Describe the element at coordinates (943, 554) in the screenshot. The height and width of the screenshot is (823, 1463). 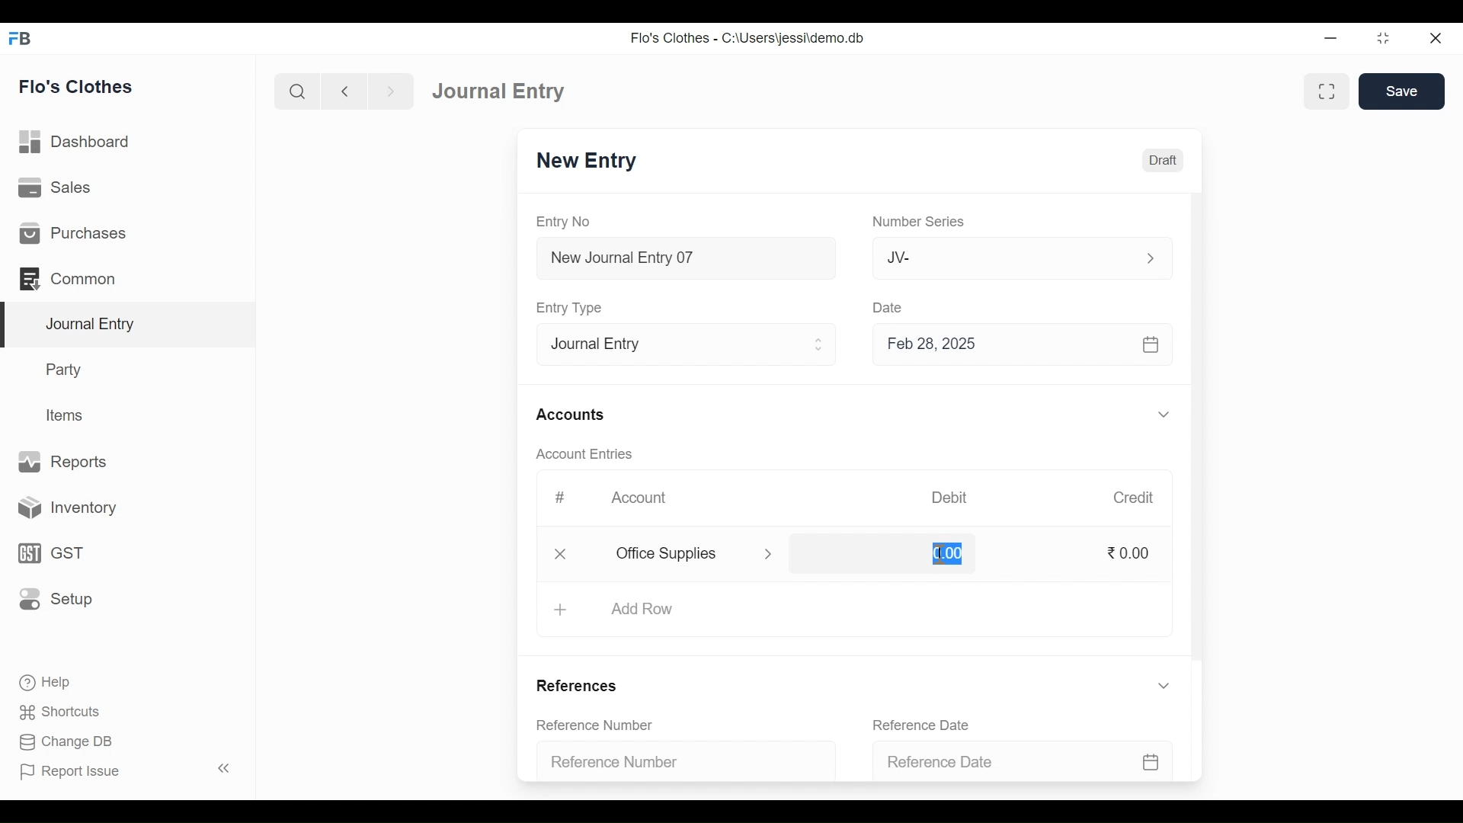
I see `Text Cursor` at that location.